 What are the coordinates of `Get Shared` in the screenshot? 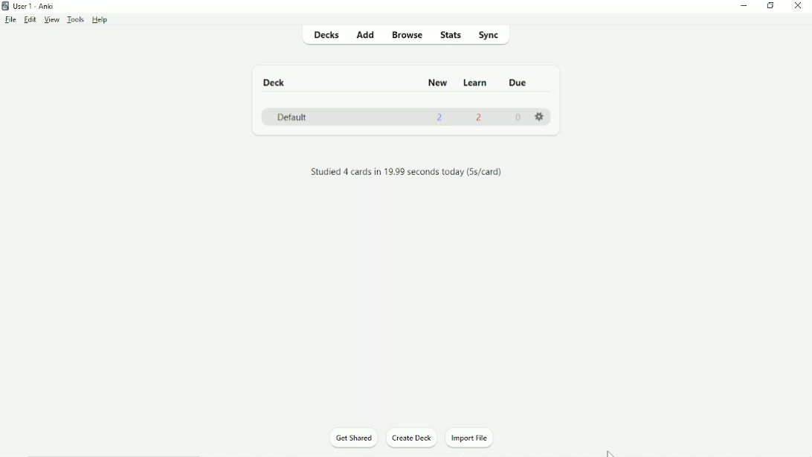 It's located at (354, 437).